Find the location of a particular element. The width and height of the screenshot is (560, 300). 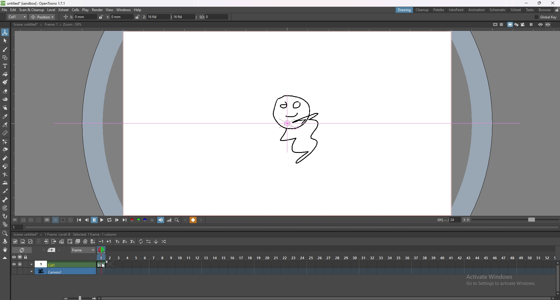

blue channel is located at coordinates (145, 220).